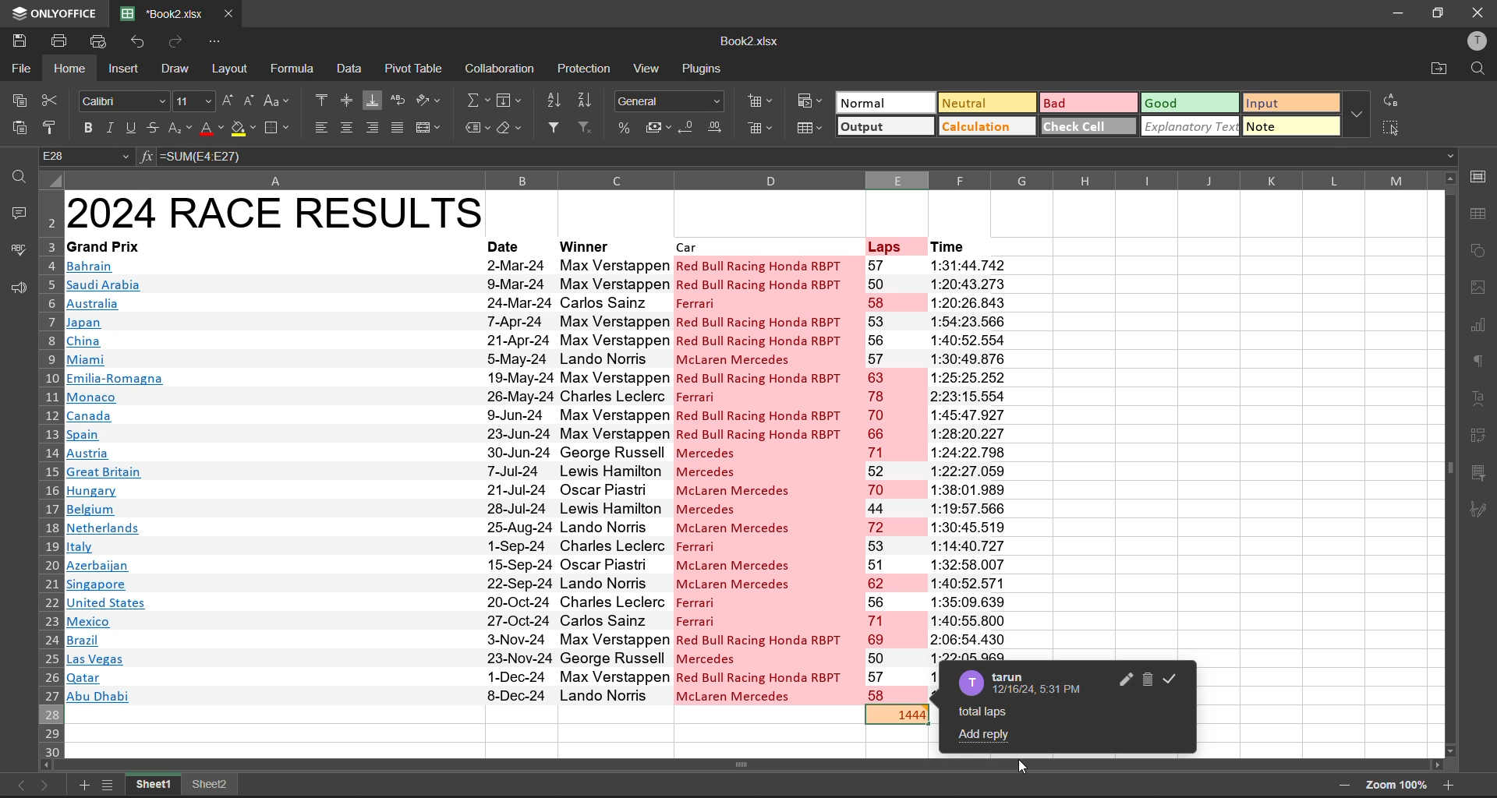 This screenshot has width=1497, height=798. What do you see at coordinates (626, 127) in the screenshot?
I see `percent` at bounding box center [626, 127].